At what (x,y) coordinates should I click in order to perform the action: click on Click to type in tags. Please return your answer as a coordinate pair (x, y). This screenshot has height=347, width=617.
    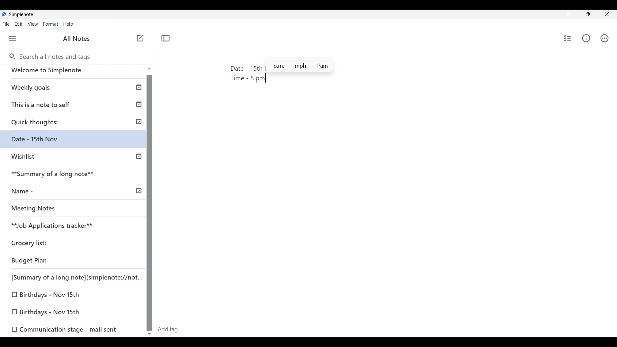
    Looking at the image, I should click on (386, 330).